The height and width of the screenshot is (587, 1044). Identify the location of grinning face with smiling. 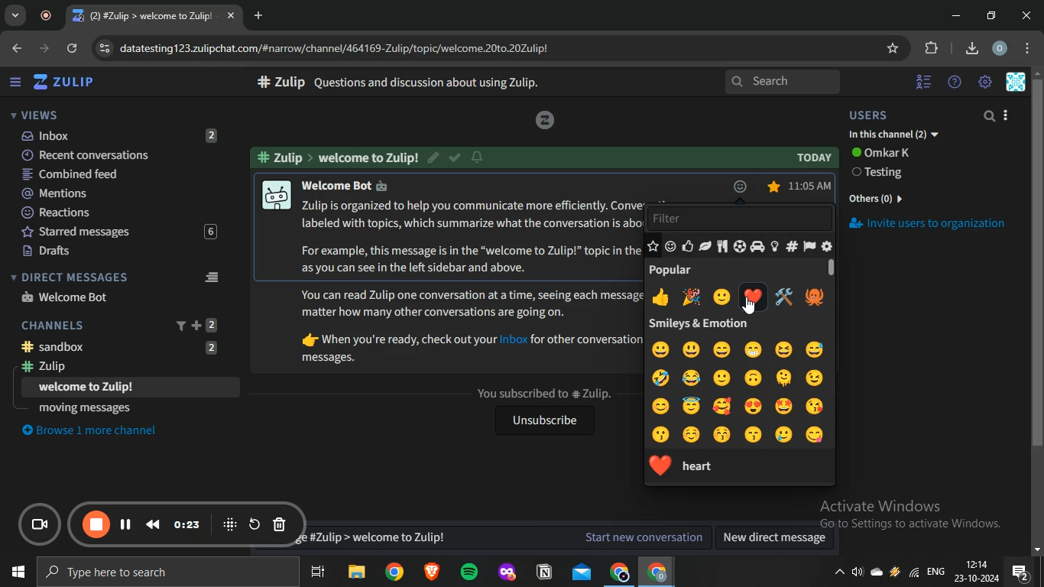
(754, 351).